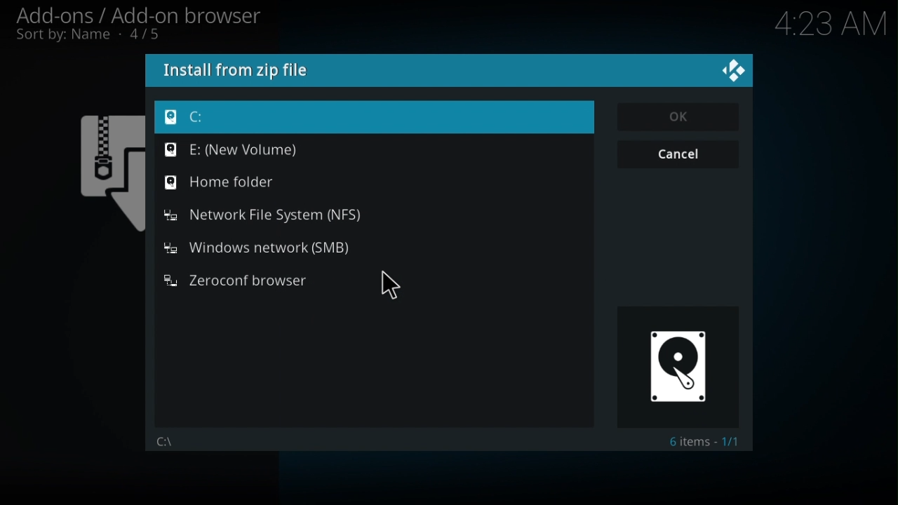 The height and width of the screenshot is (505, 898). Describe the element at coordinates (836, 24) in the screenshot. I see `time` at that location.